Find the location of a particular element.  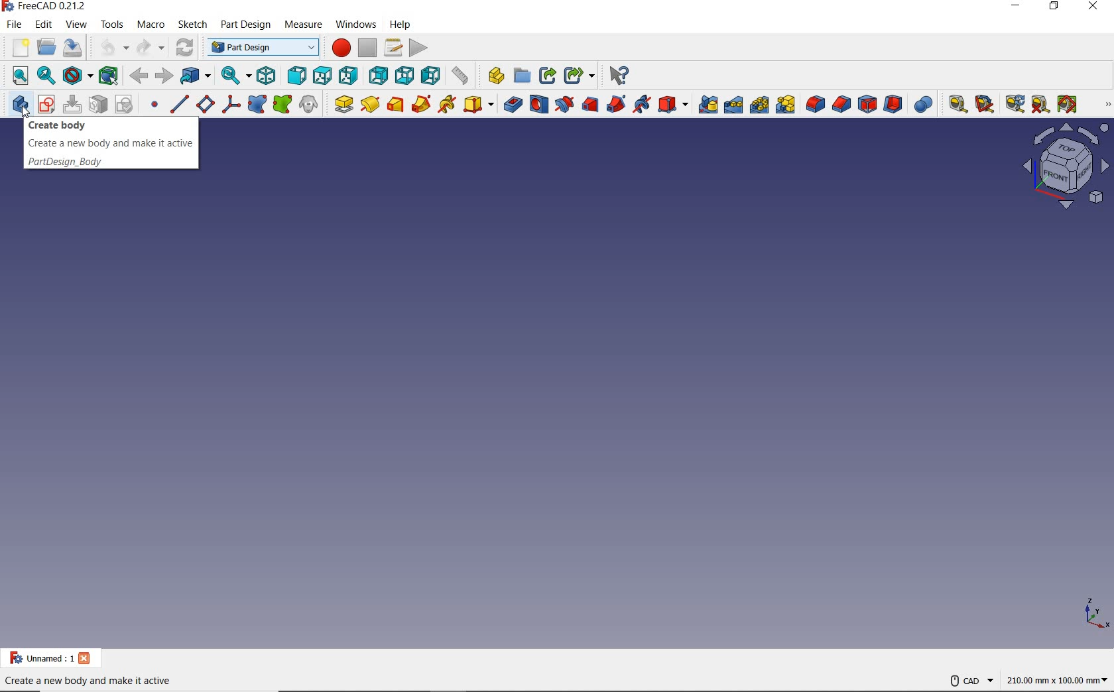

CREATE A SUBTRACTIVE PRIMITIVE is located at coordinates (674, 103).